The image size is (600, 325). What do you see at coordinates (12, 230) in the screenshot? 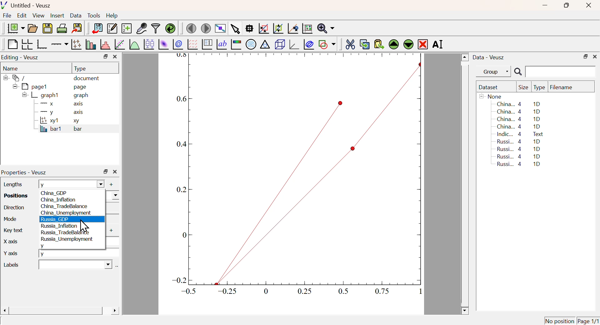
I see `Key Text` at bounding box center [12, 230].